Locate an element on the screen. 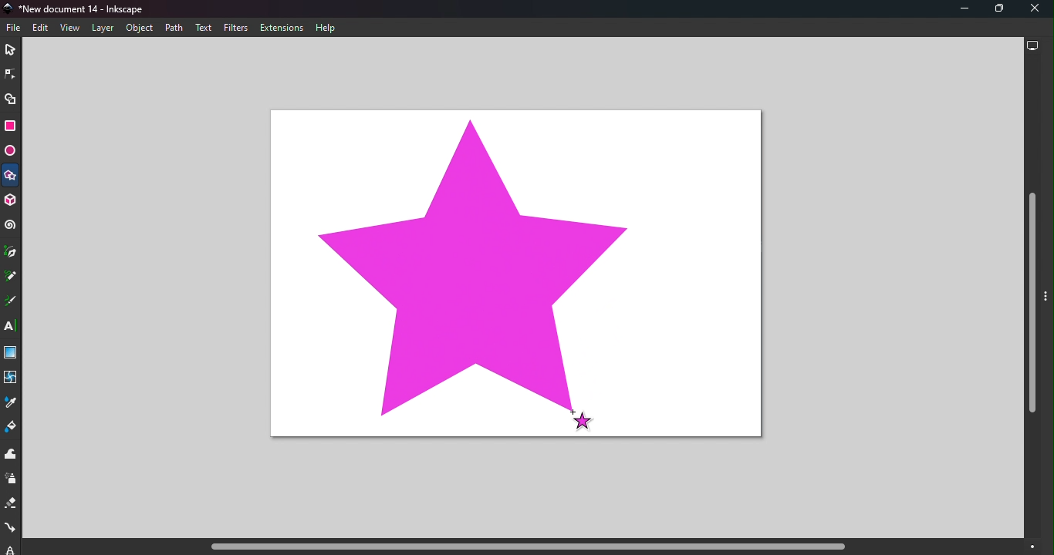  Horizontal scroll bar is located at coordinates (522, 547).